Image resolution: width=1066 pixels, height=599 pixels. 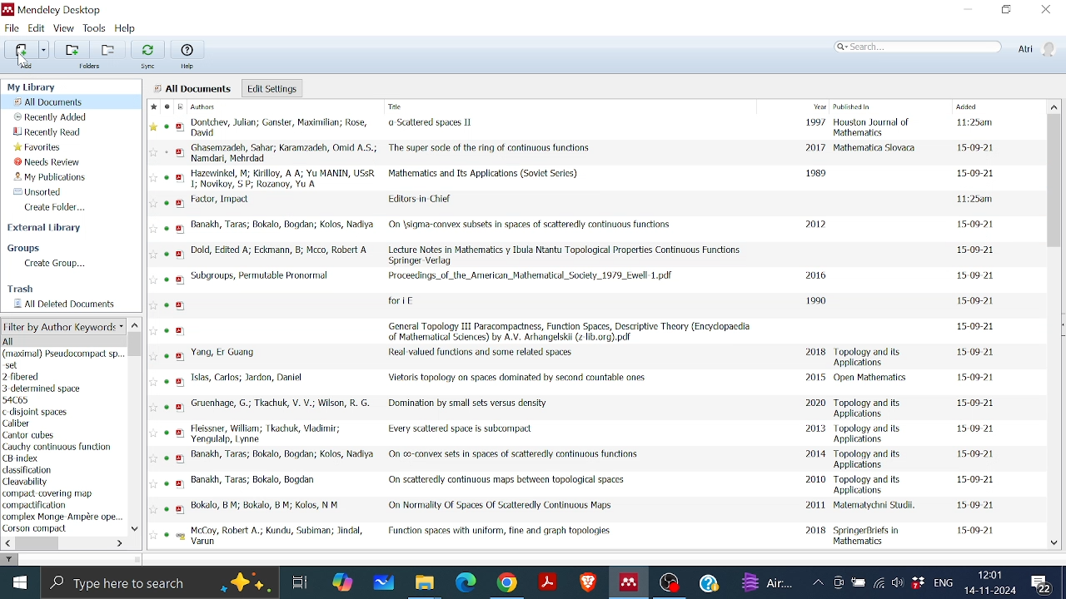 What do you see at coordinates (155, 459) in the screenshot?
I see `favourite` at bounding box center [155, 459].